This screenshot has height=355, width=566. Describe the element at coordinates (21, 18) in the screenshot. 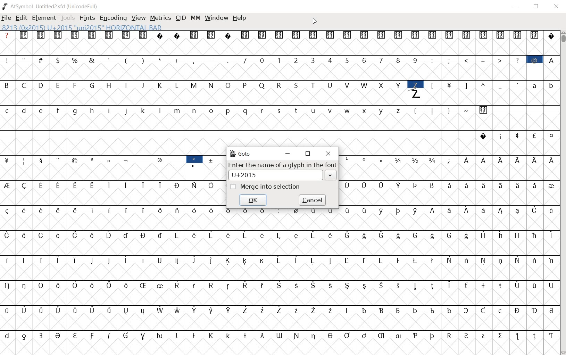

I see `EDIT` at that location.